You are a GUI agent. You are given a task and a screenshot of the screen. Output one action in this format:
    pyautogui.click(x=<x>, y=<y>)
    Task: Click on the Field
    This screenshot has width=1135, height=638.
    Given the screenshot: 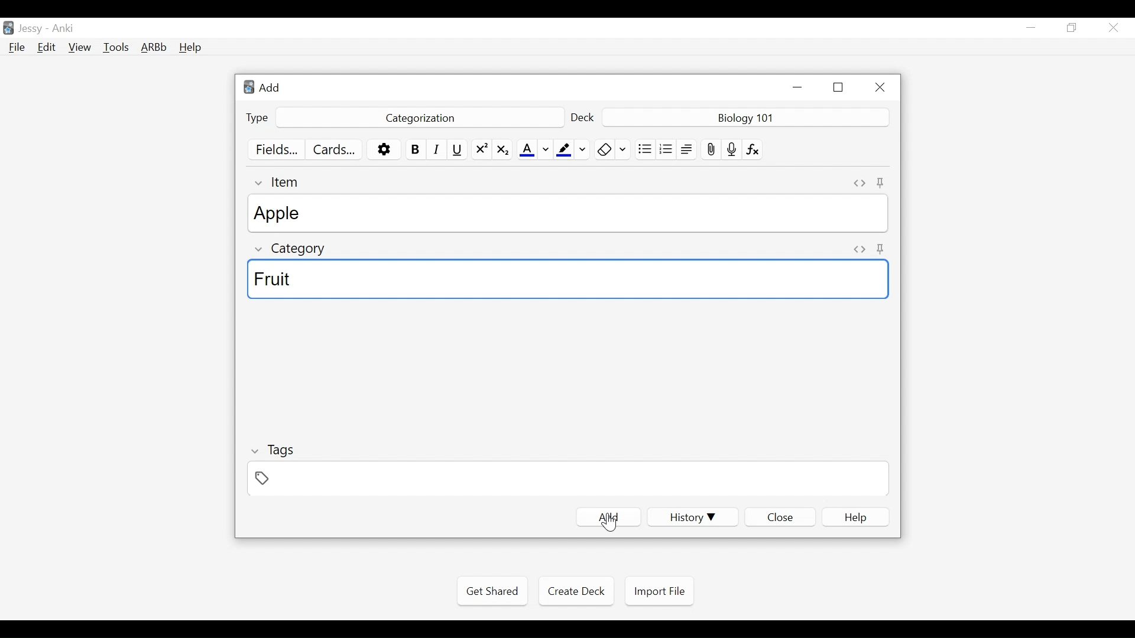 What is the action you would take?
    pyautogui.click(x=566, y=478)
    